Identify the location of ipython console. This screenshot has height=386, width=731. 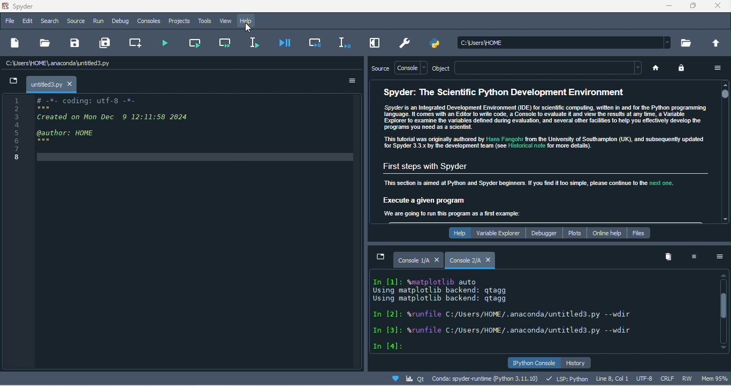
(533, 362).